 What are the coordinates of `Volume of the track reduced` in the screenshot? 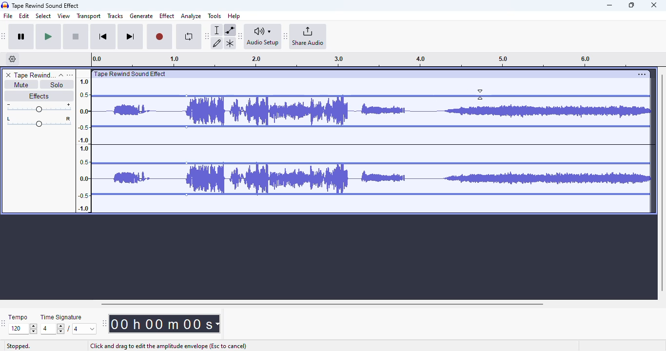 It's located at (137, 141).